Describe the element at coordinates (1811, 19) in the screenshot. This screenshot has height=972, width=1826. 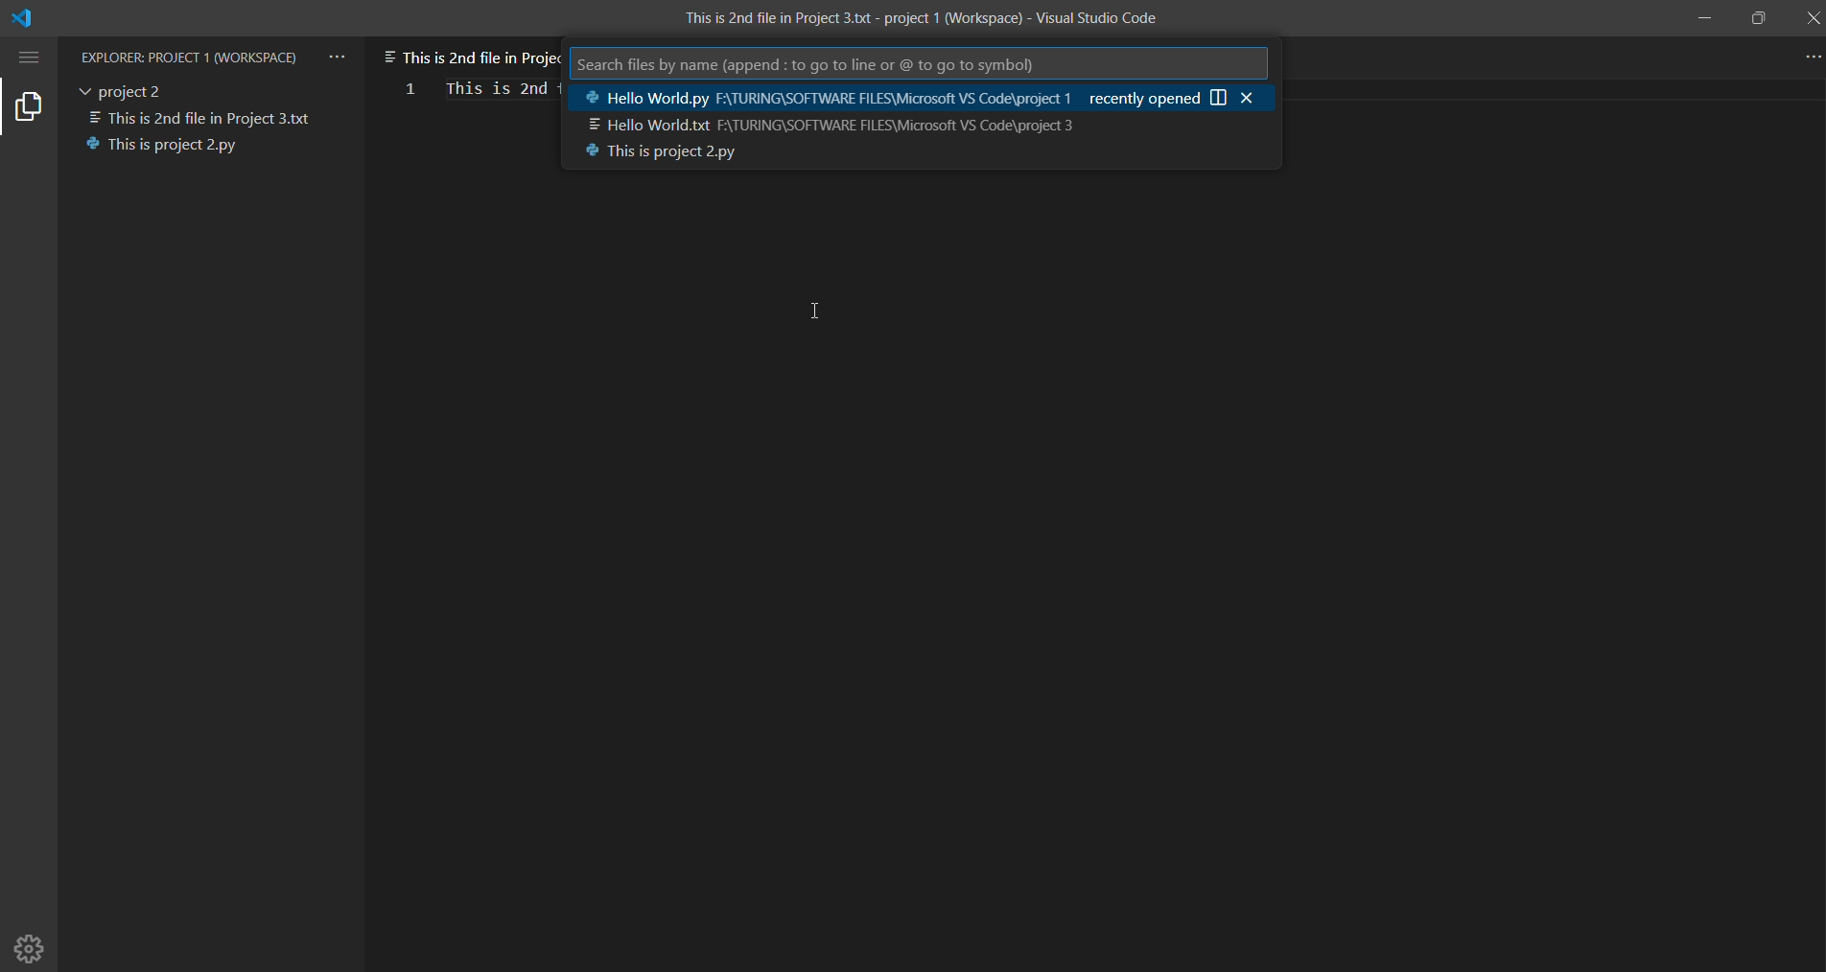
I see `close` at that location.